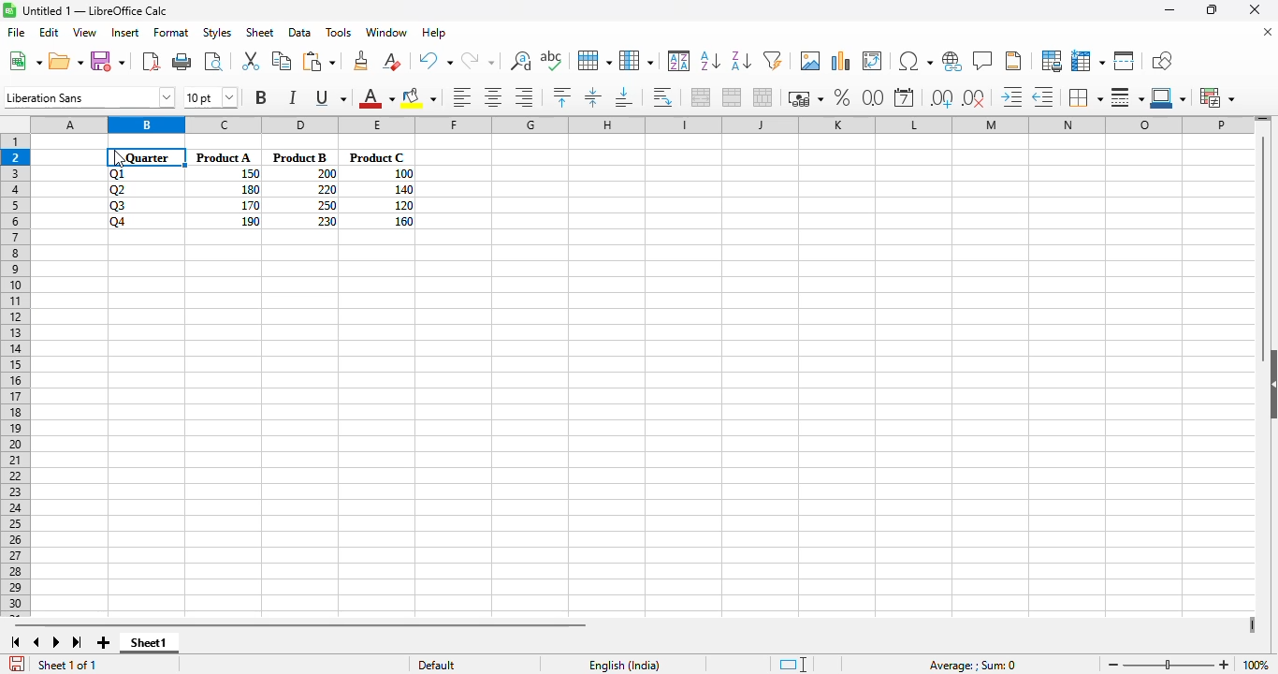  Describe the element at coordinates (250, 221) in the screenshot. I see `190` at that location.